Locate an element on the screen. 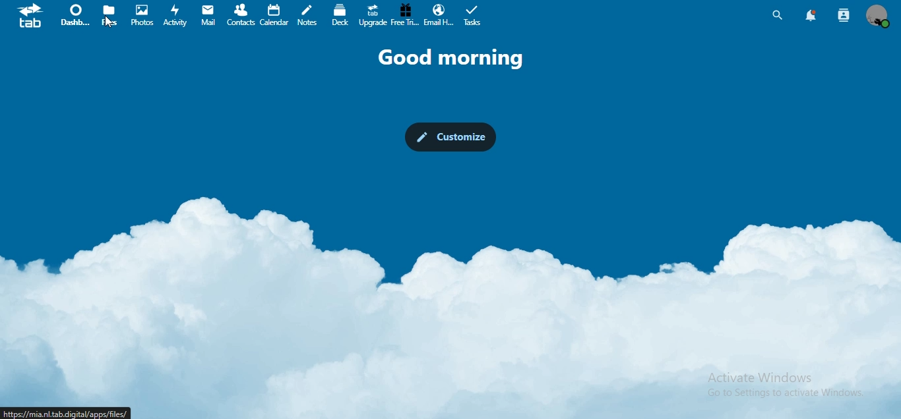 This screenshot has width=901, height=419. contacts is located at coordinates (239, 15).